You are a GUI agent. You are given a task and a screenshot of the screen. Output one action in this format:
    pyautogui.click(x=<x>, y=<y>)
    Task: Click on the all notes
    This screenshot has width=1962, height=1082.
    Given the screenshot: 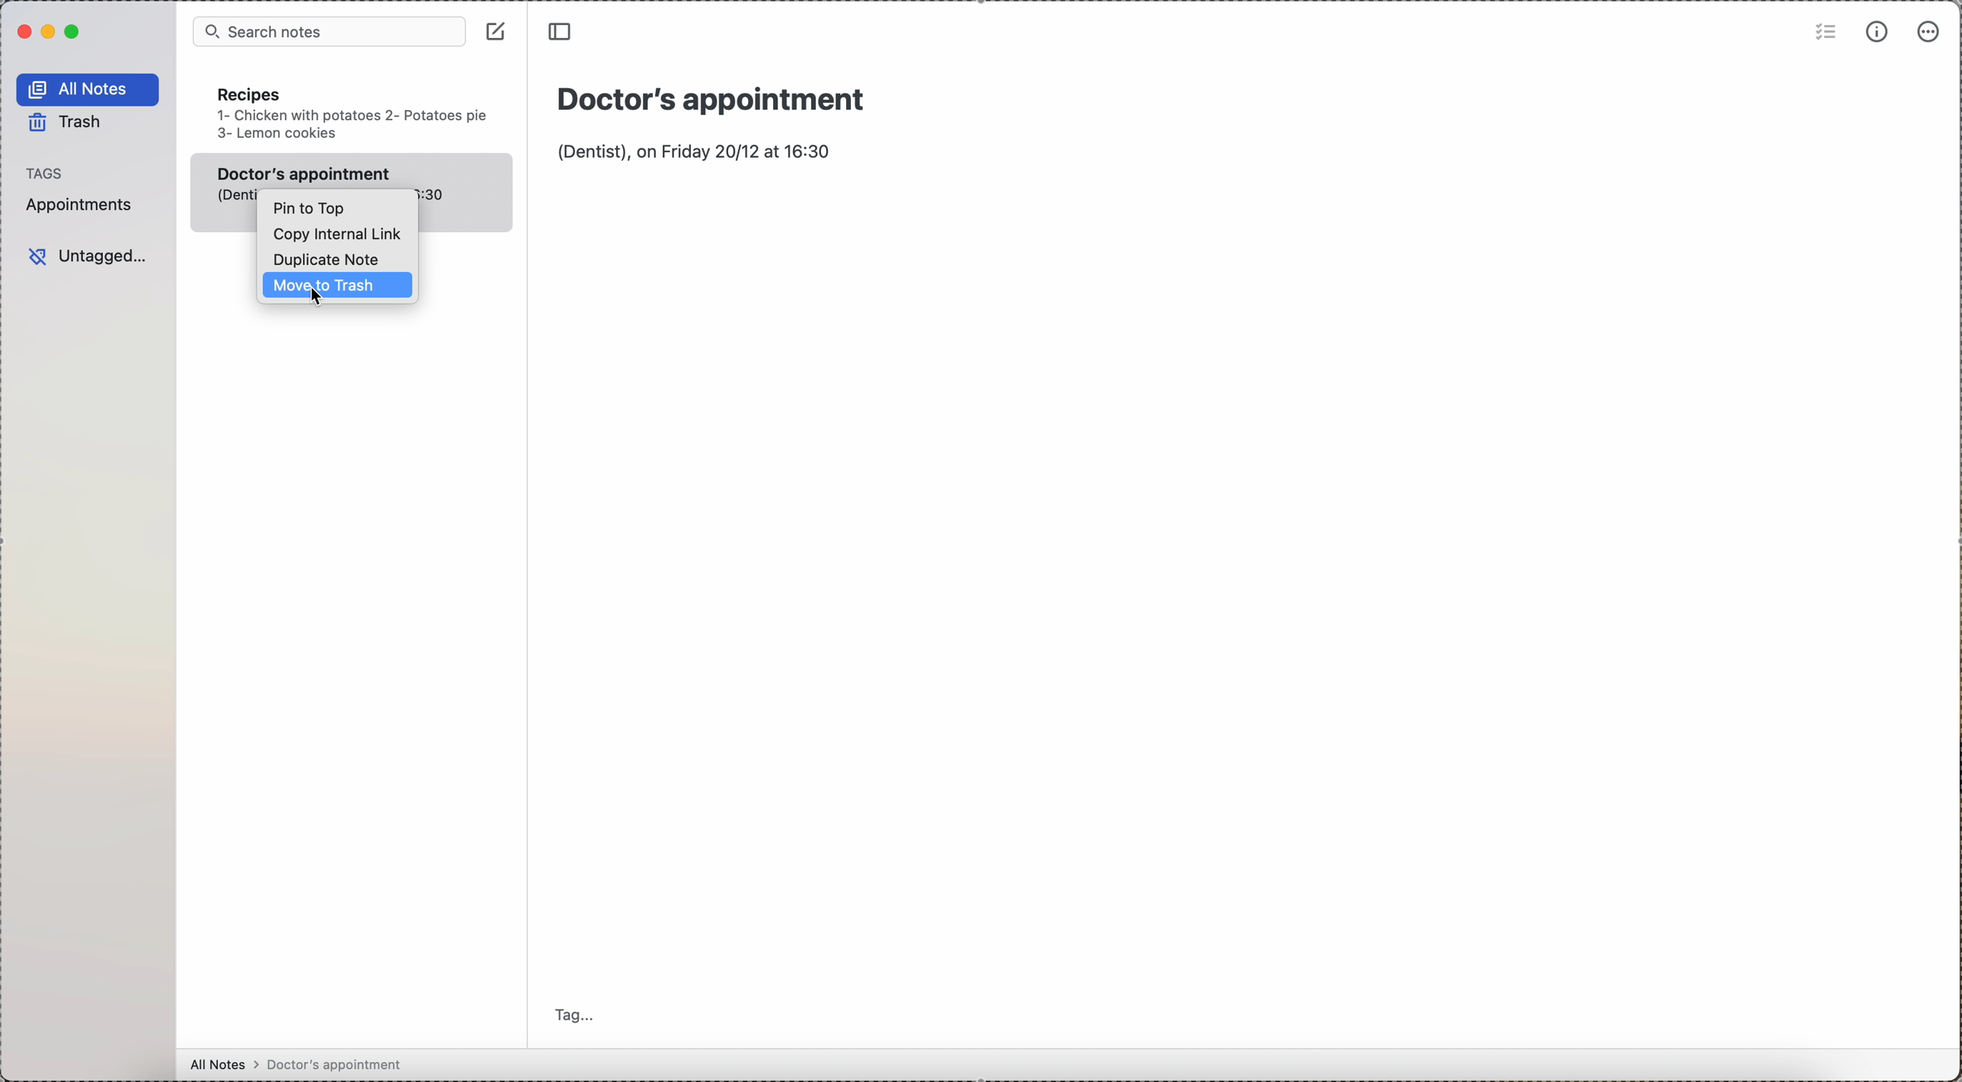 What is the action you would take?
    pyautogui.click(x=88, y=89)
    